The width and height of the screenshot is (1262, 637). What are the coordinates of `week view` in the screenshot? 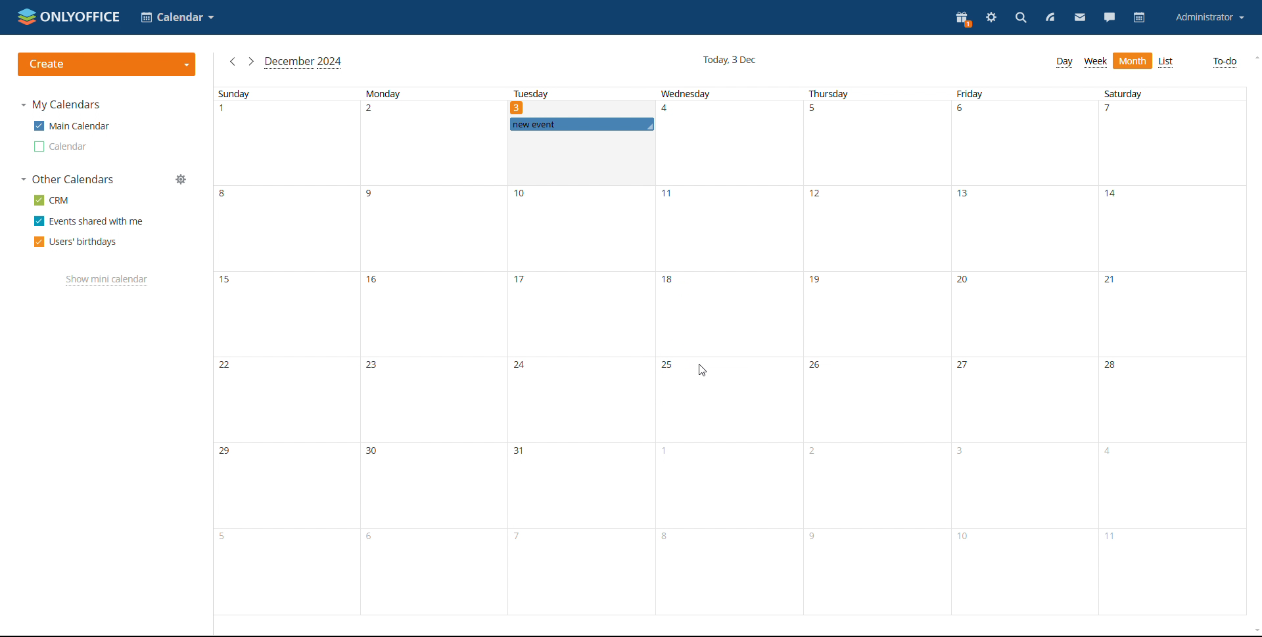 It's located at (1096, 62).